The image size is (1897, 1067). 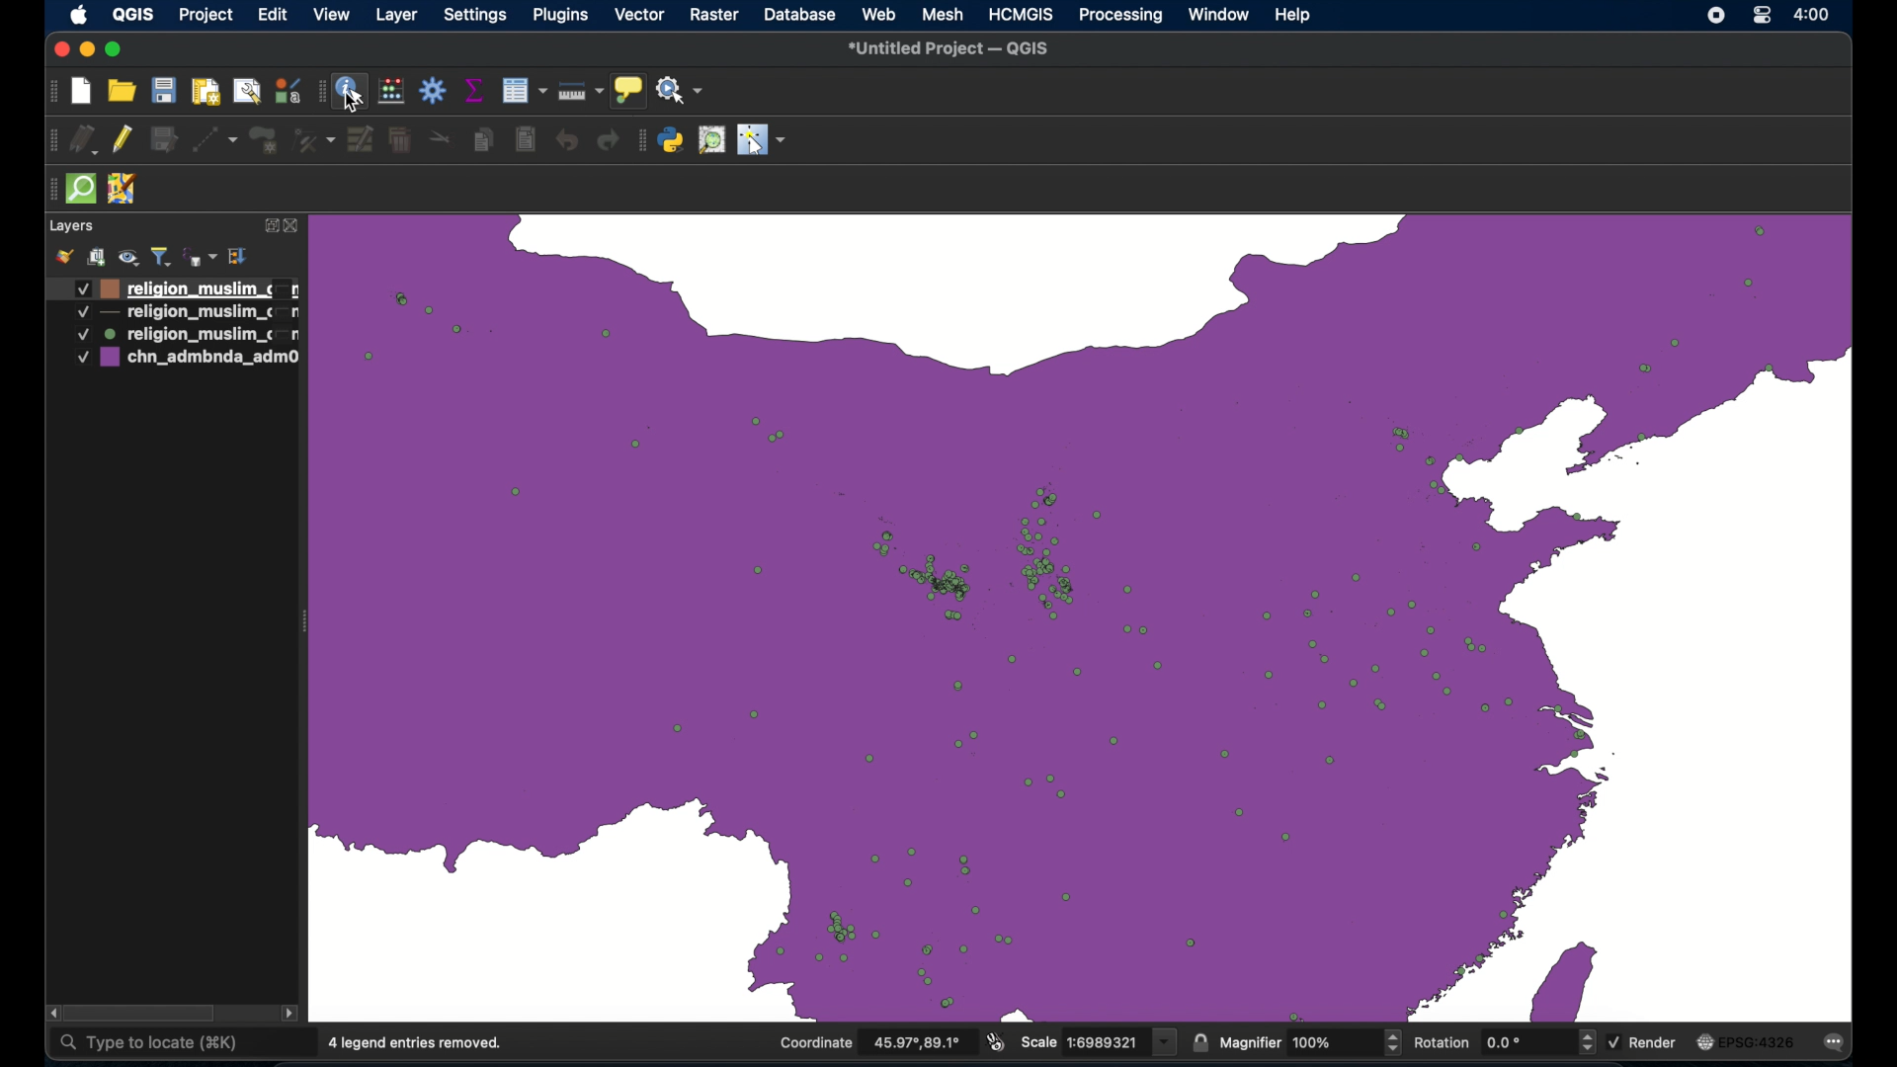 I want to click on addpolygonfeature, so click(x=264, y=140).